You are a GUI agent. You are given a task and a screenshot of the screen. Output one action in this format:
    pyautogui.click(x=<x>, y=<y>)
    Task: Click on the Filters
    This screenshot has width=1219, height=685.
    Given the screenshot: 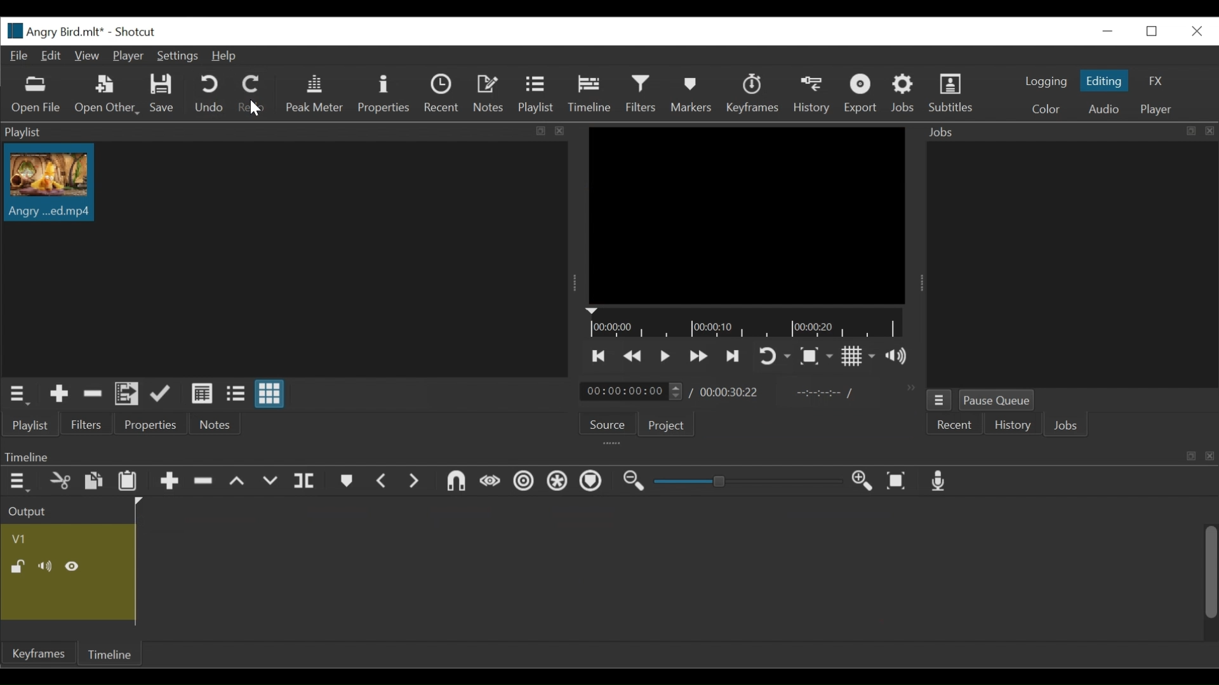 What is the action you would take?
    pyautogui.click(x=641, y=94)
    